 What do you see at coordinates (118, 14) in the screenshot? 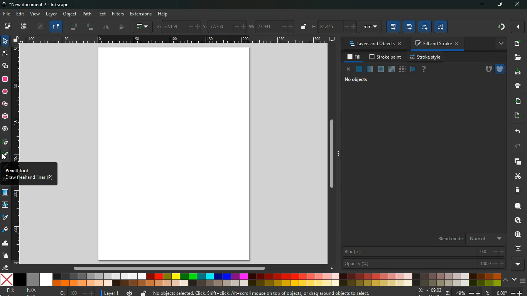
I see `filters` at bounding box center [118, 14].